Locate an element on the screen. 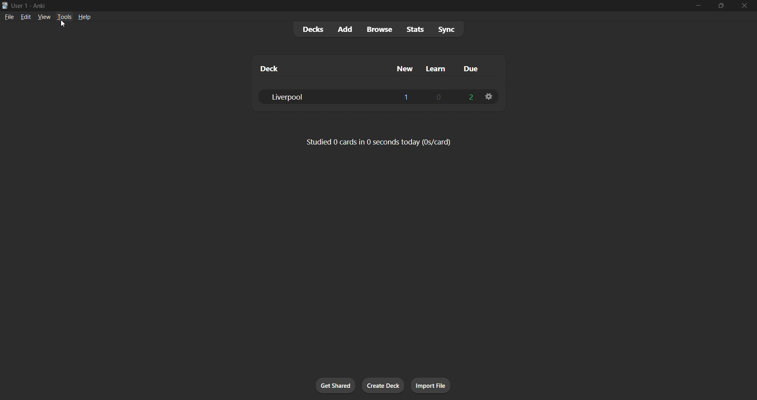  sync is located at coordinates (448, 29).